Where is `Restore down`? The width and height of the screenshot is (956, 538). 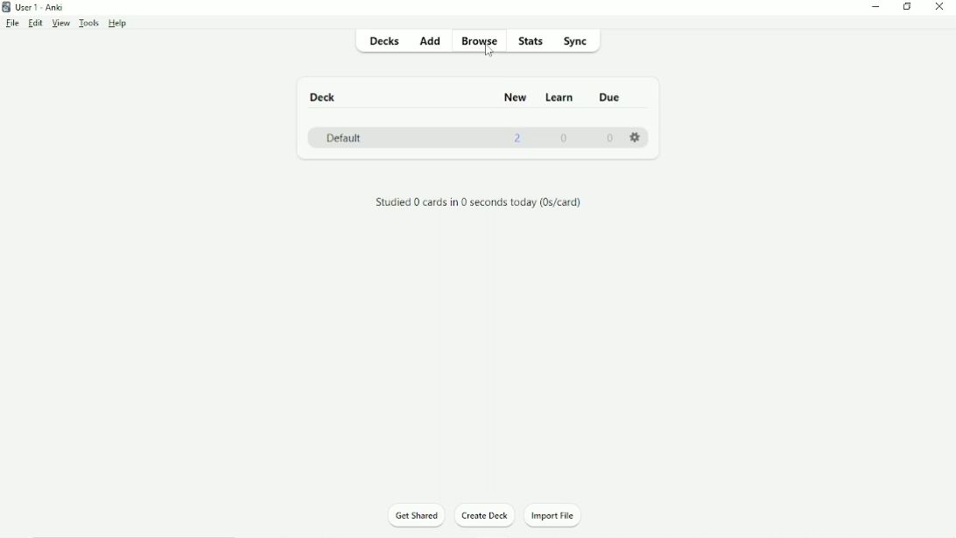 Restore down is located at coordinates (910, 7).